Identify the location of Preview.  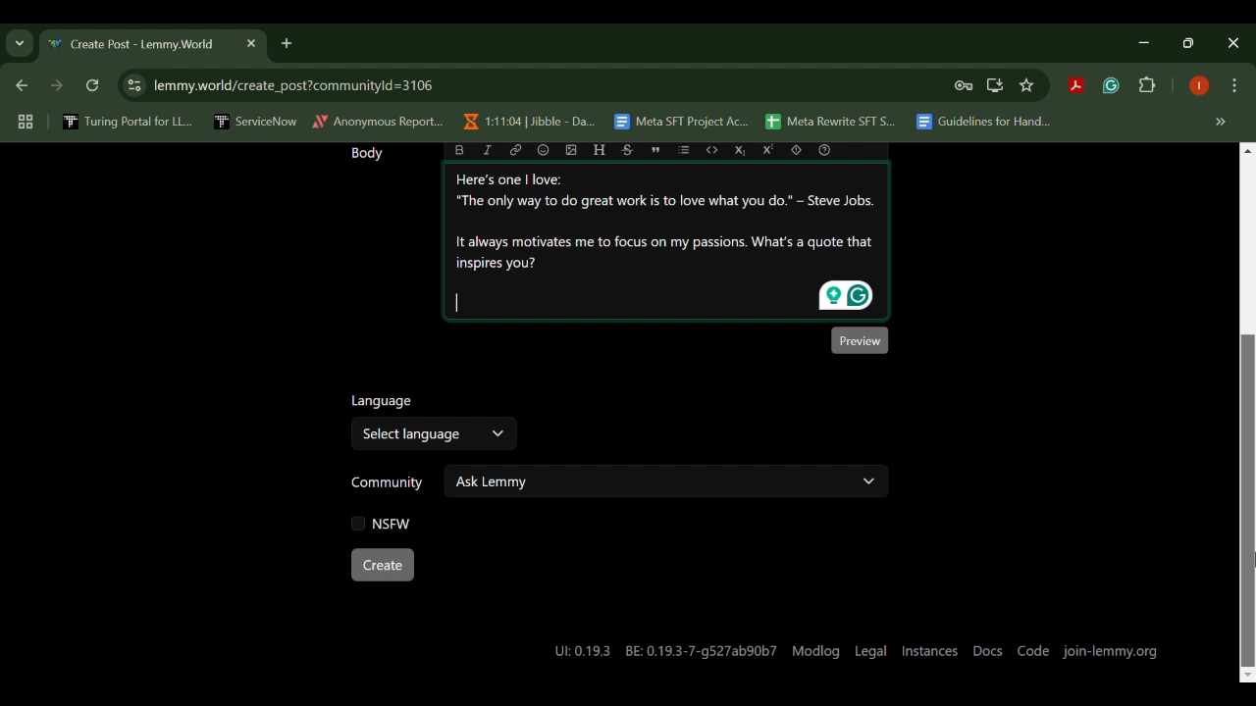
(859, 339).